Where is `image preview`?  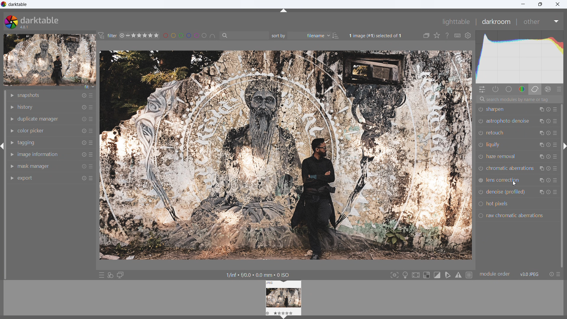
image preview is located at coordinates (49, 59).